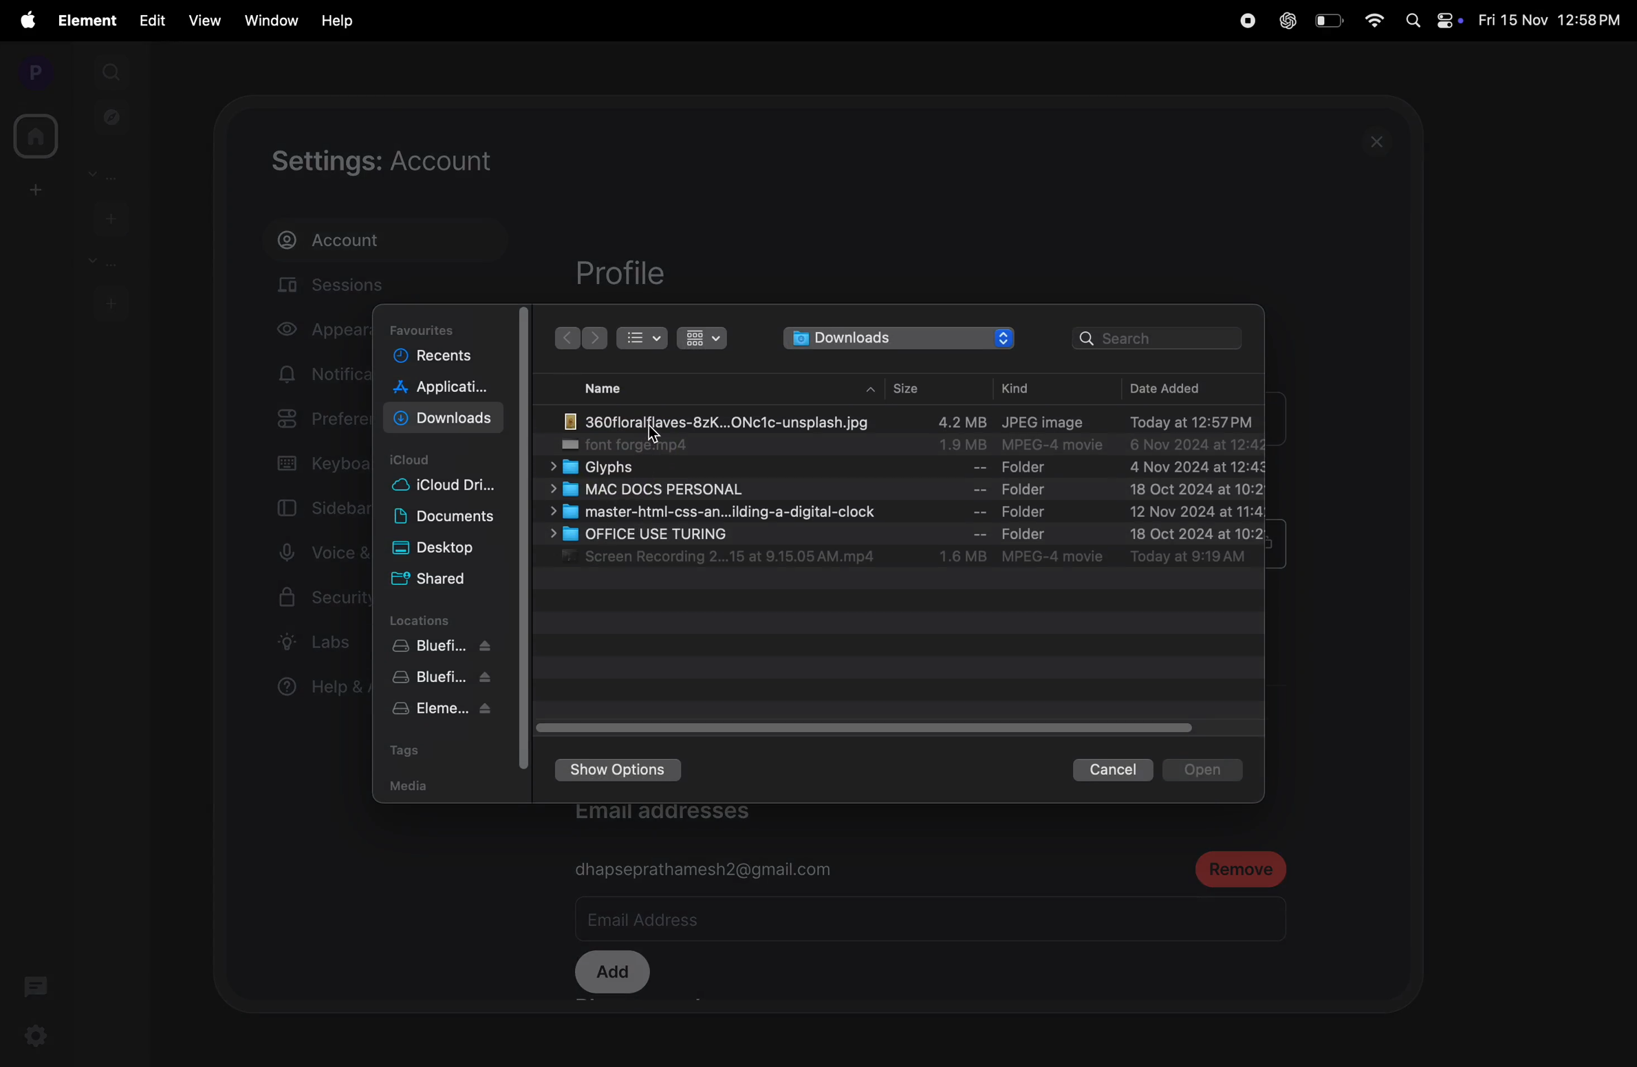  What do you see at coordinates (448, 648) in the screenshot?
I see `blue fish` at bounding box center [448, 648].